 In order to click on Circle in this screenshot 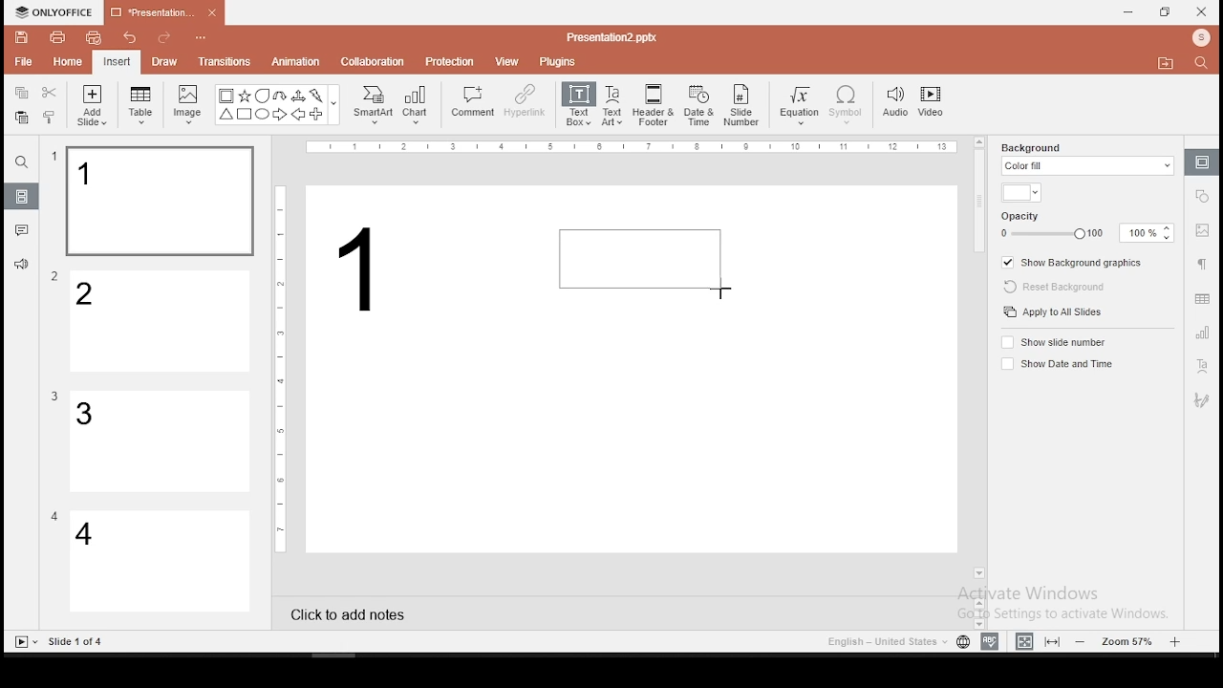, I will do `click(264, 114)`.